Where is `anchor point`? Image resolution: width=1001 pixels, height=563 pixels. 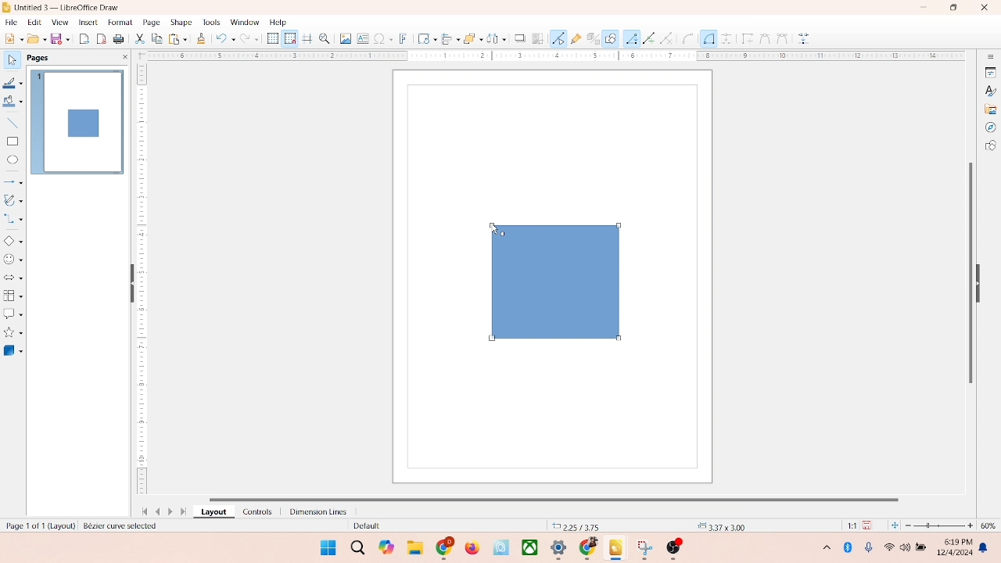 anchor point is located at coordinates (719, 525).